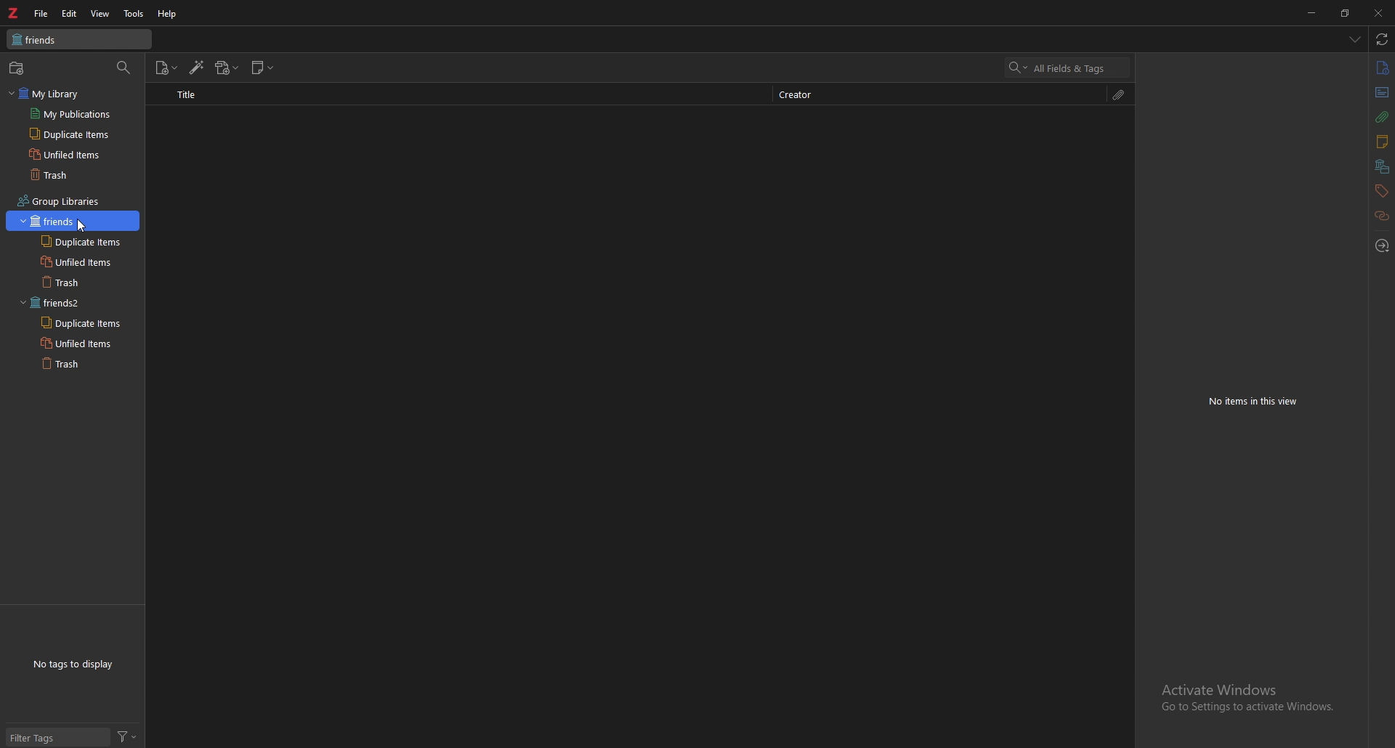 The width and height of the screenshot is (1395, 748). Describe the element at coordinates (1068, 67) in the screenshot. I see `search bar` at that location.